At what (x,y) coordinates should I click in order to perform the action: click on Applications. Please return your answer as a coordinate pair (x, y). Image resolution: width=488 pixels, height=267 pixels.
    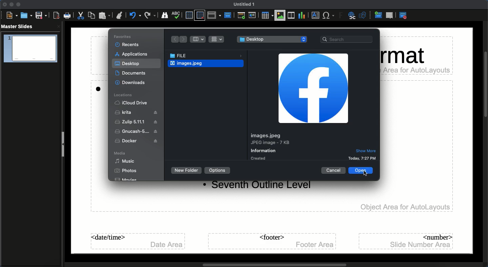
    Looking at the image, I should click on (132, 55).